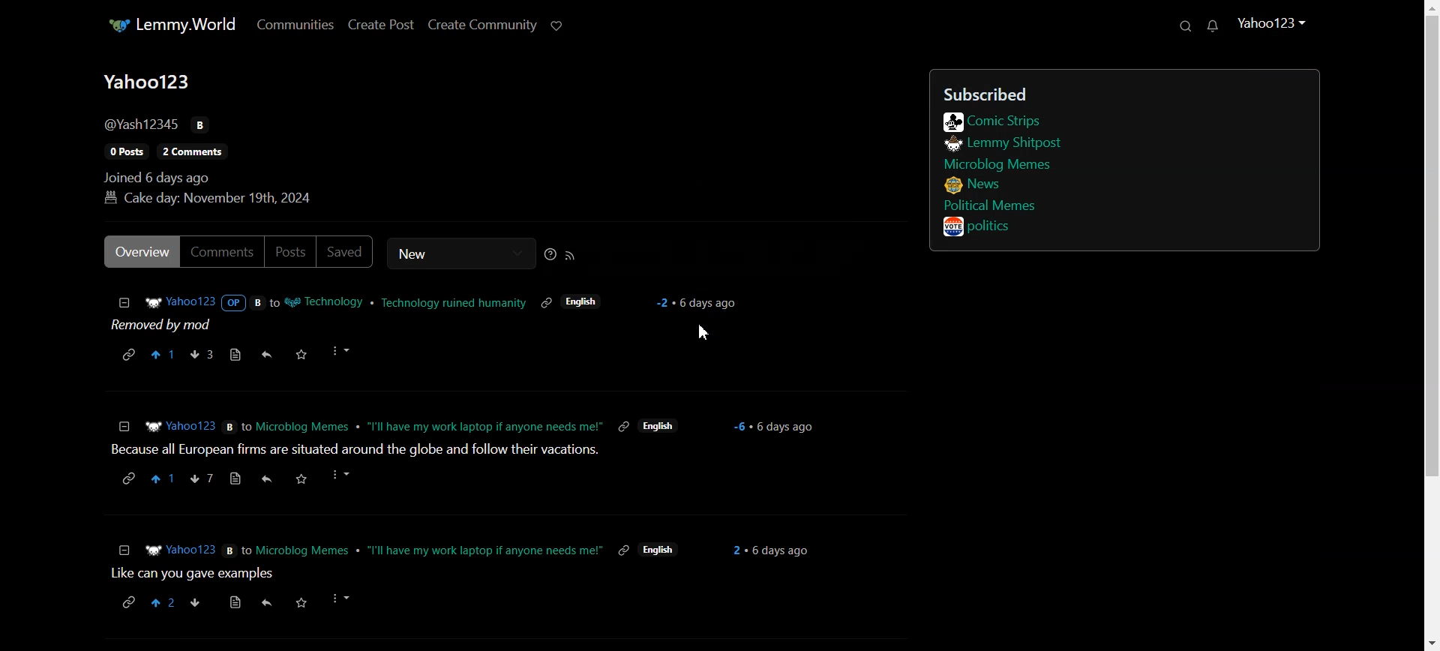 This screenshot has height=651, width=1440. What do you see at coordinates (293, 25) in the screenshot?
I see `Communities` at bounding box center [293, 25].